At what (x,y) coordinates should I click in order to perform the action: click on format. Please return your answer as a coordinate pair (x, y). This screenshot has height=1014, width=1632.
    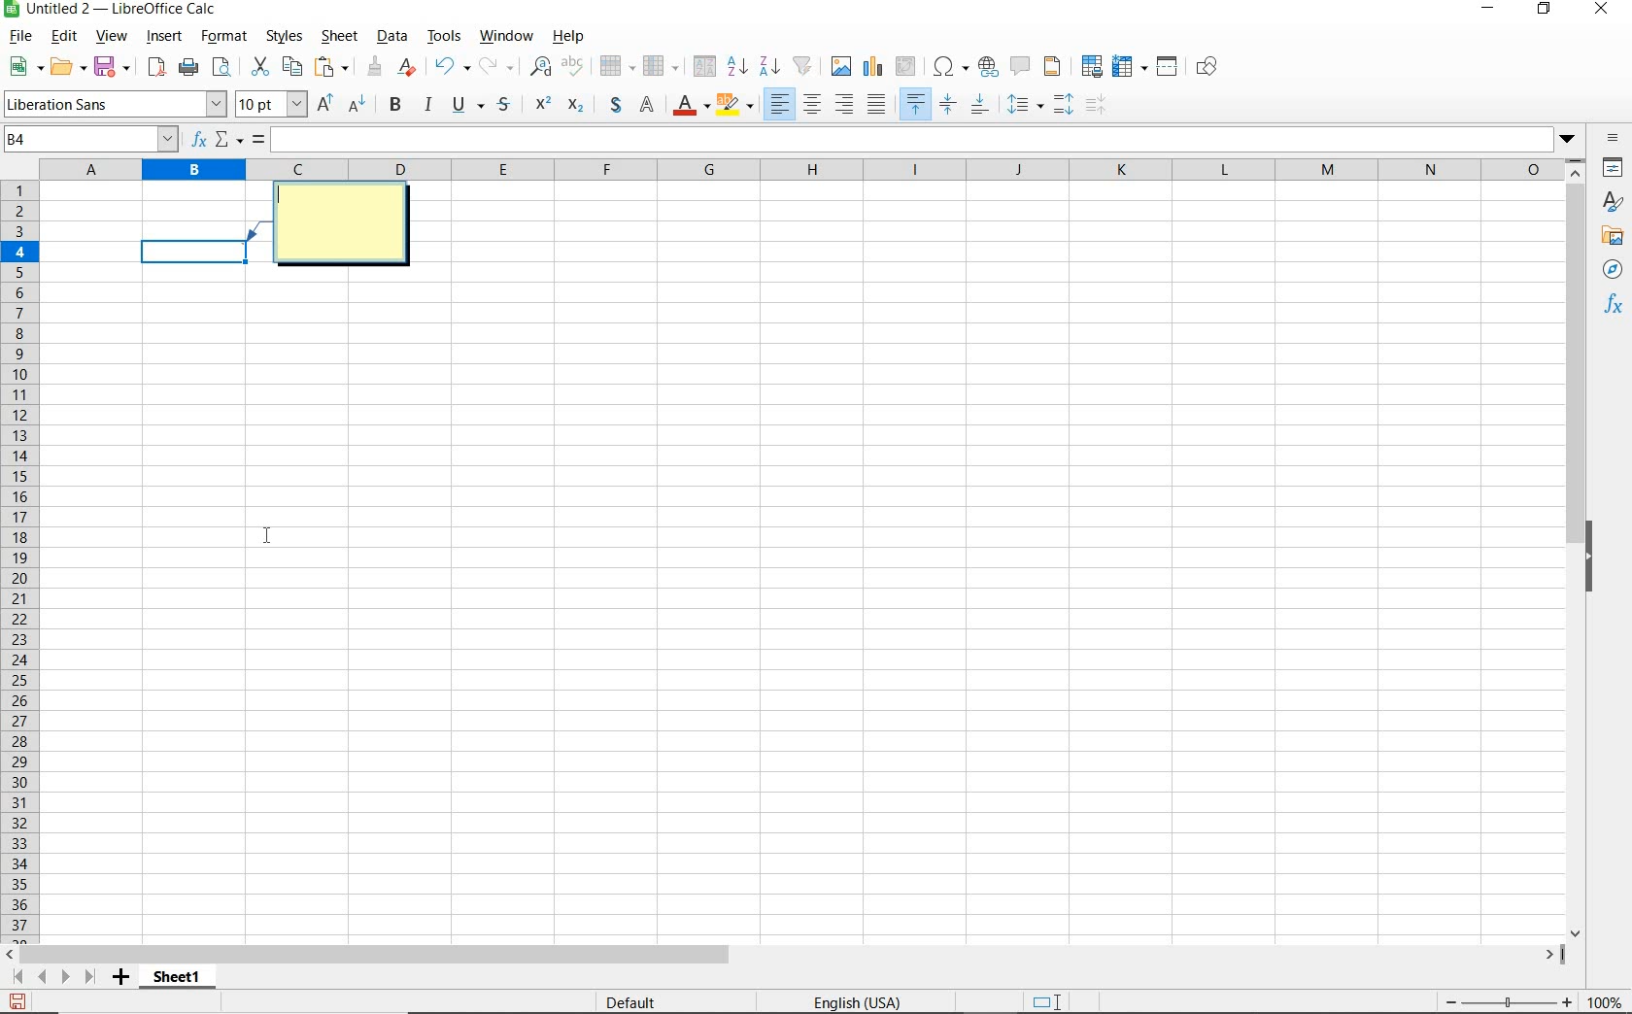
    Looking at the image, I should click on (225, 38).